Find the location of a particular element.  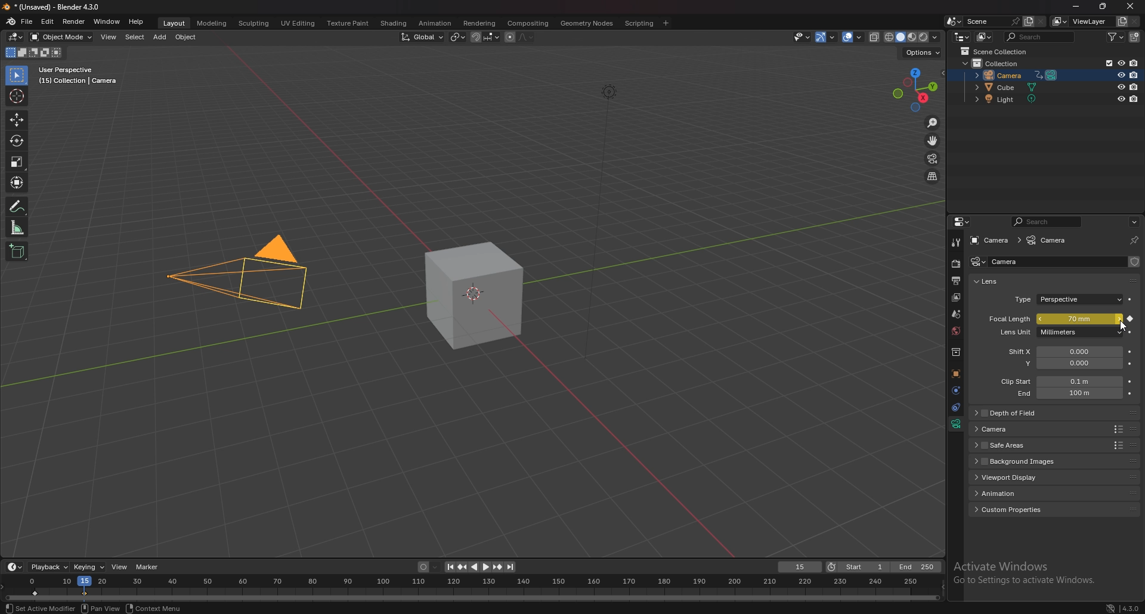

editor type is located at coordinates (15, 37).